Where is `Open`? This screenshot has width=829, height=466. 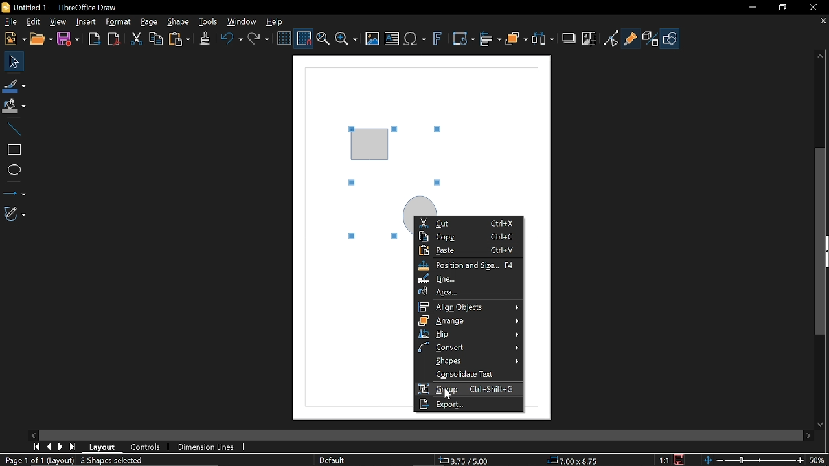
Open is located at coordinates (41, 39).